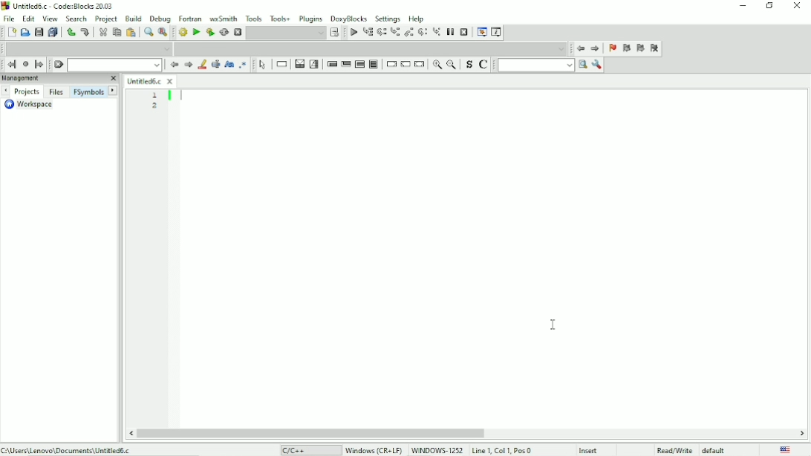 The width and height of the screenshot is (811, 456). What do you see at coordinates (174, 65) in the screenshot?
I see `Prev` at bounding box center [174, 65].